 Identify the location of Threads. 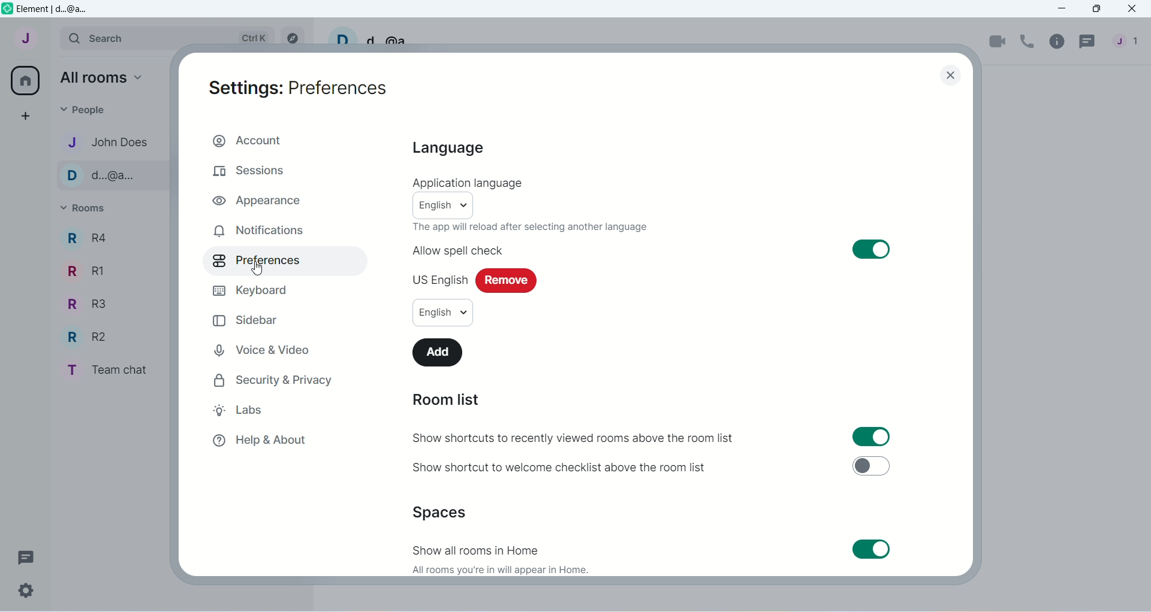
(1089, 43).